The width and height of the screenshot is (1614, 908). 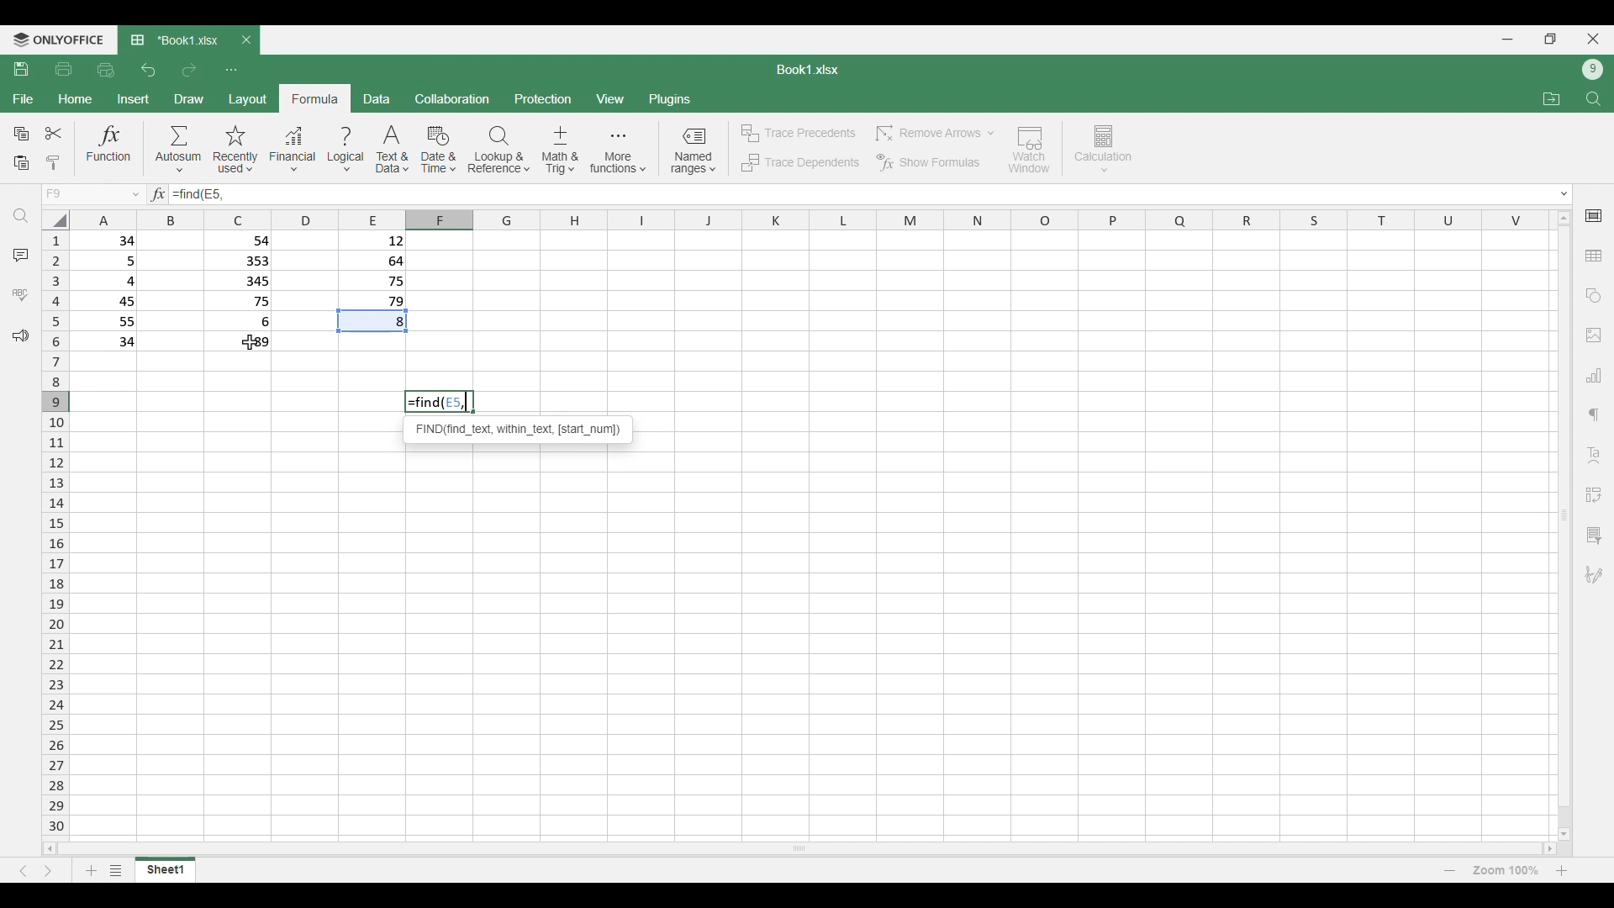 I want to click on Slicer, so click(x=1593, y=536).